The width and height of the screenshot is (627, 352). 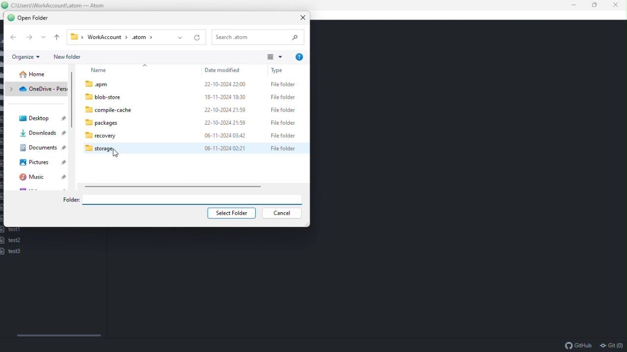 I want to click on Minimise, so click(x=577, y=4).